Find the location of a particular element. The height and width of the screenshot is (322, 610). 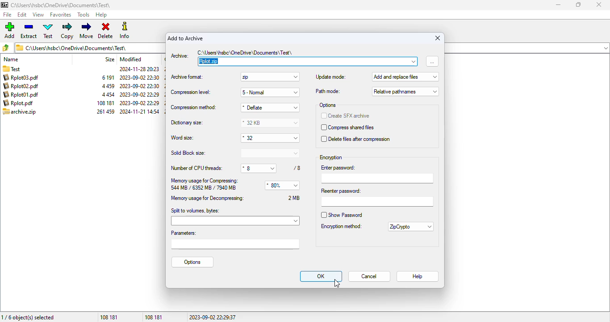

path is located at coordinates (248, 52).